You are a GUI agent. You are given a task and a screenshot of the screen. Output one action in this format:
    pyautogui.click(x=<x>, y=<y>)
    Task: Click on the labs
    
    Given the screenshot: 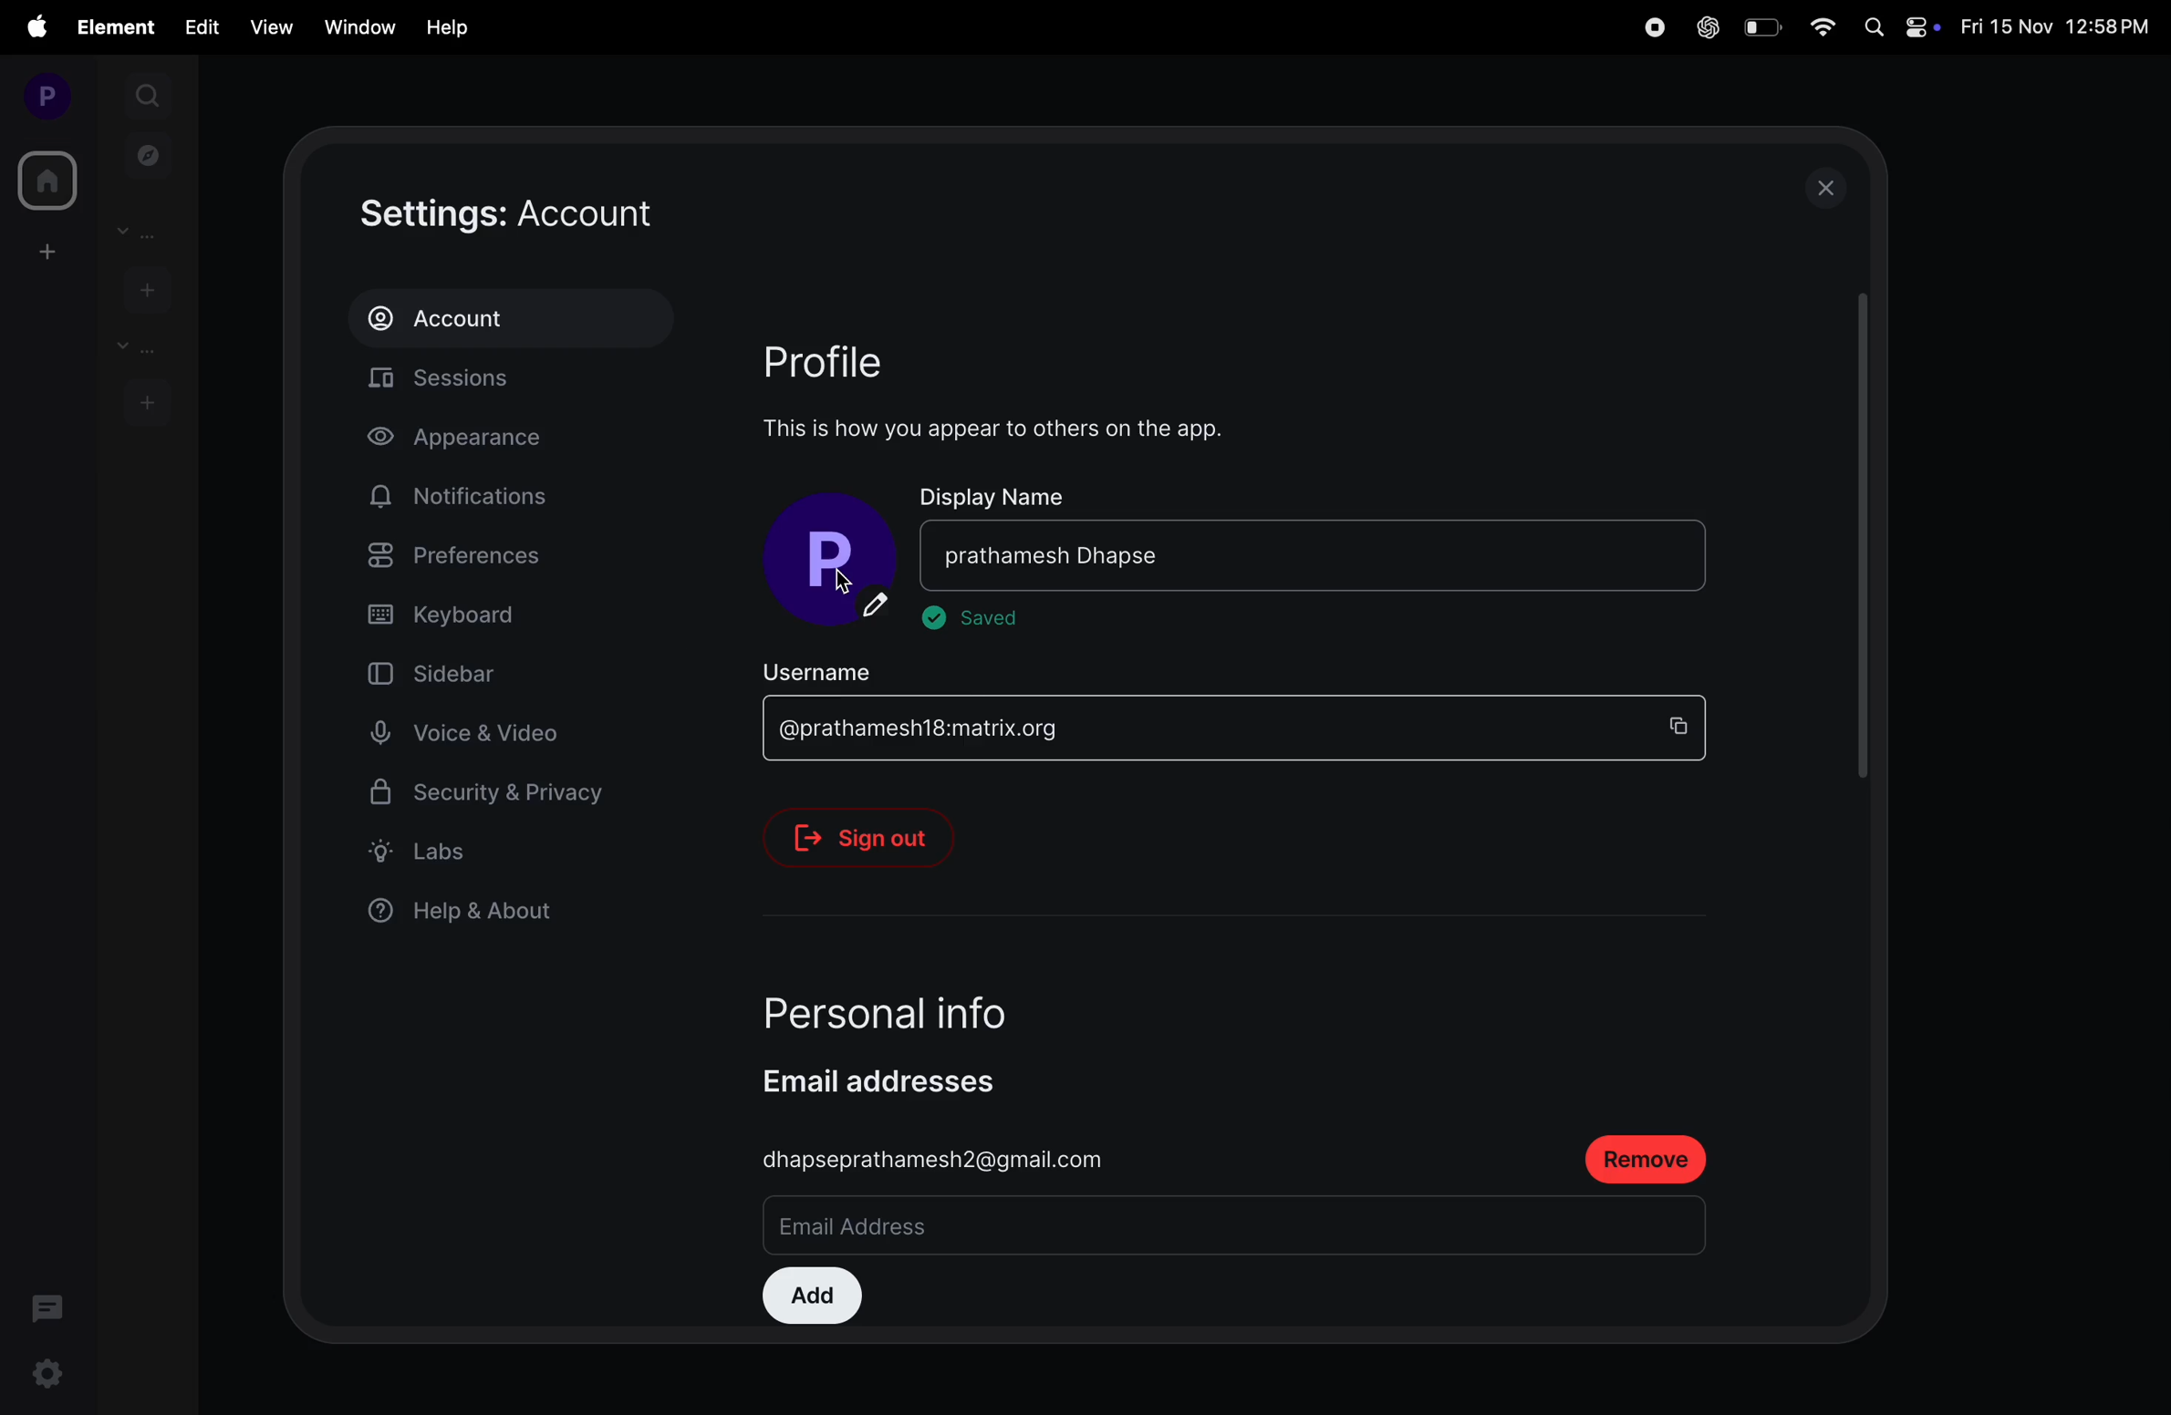 What is the action you would take?
    pyautogui.click(x=488, y=851)
    